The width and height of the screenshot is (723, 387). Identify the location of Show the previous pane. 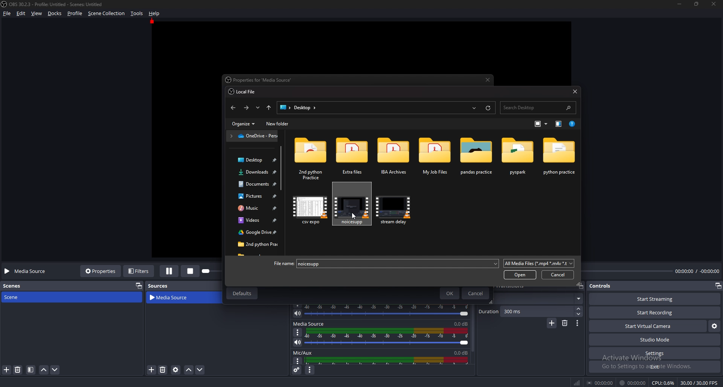
(559, 124).